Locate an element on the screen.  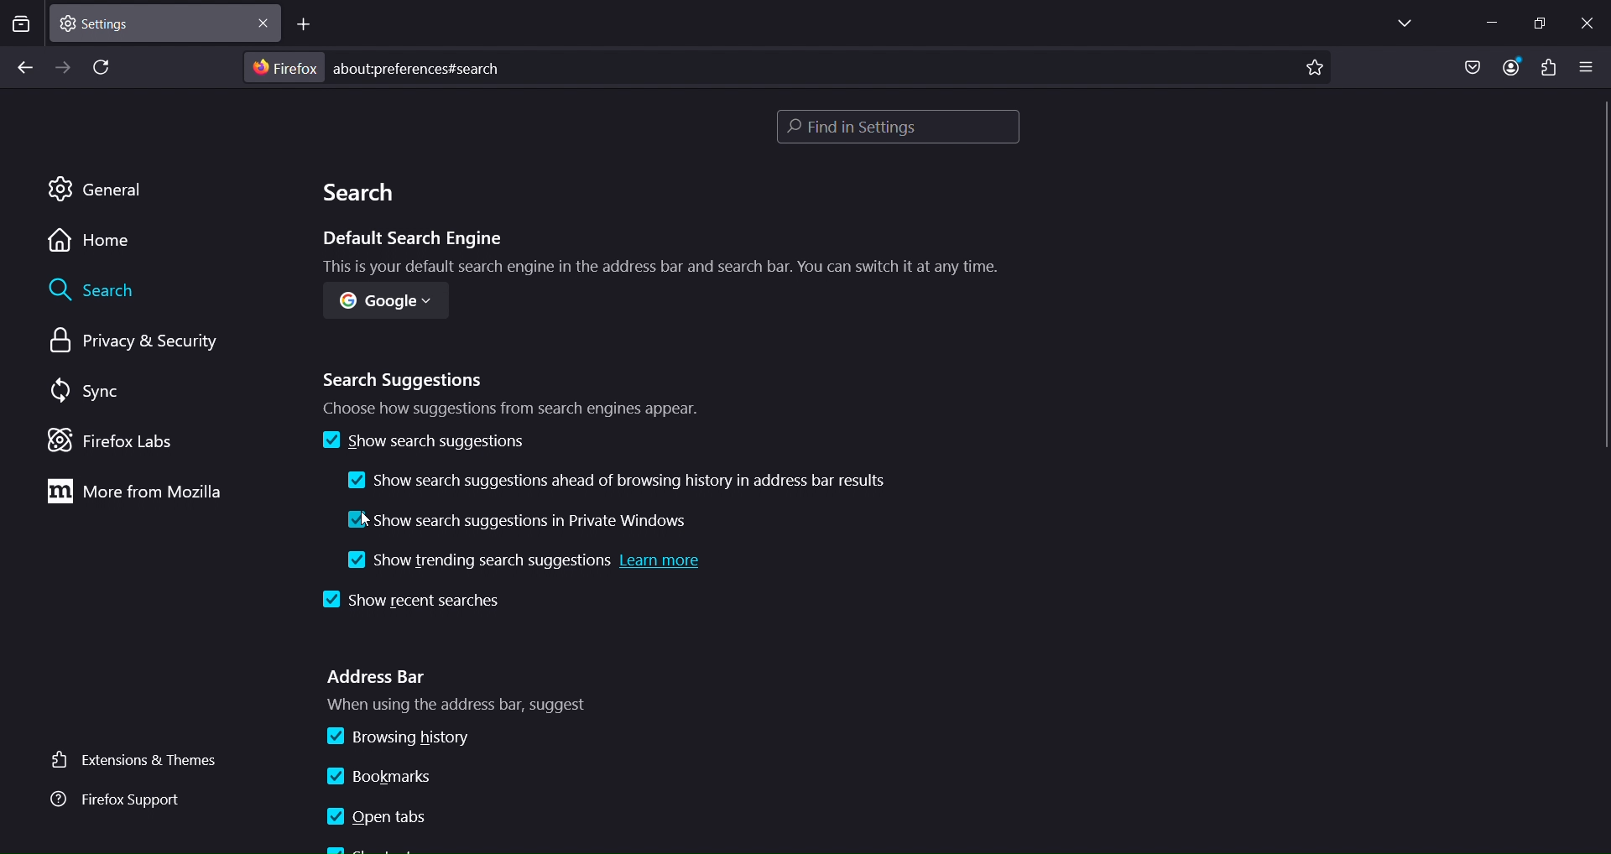
extensions & themes is located at coordinates (138, 761).